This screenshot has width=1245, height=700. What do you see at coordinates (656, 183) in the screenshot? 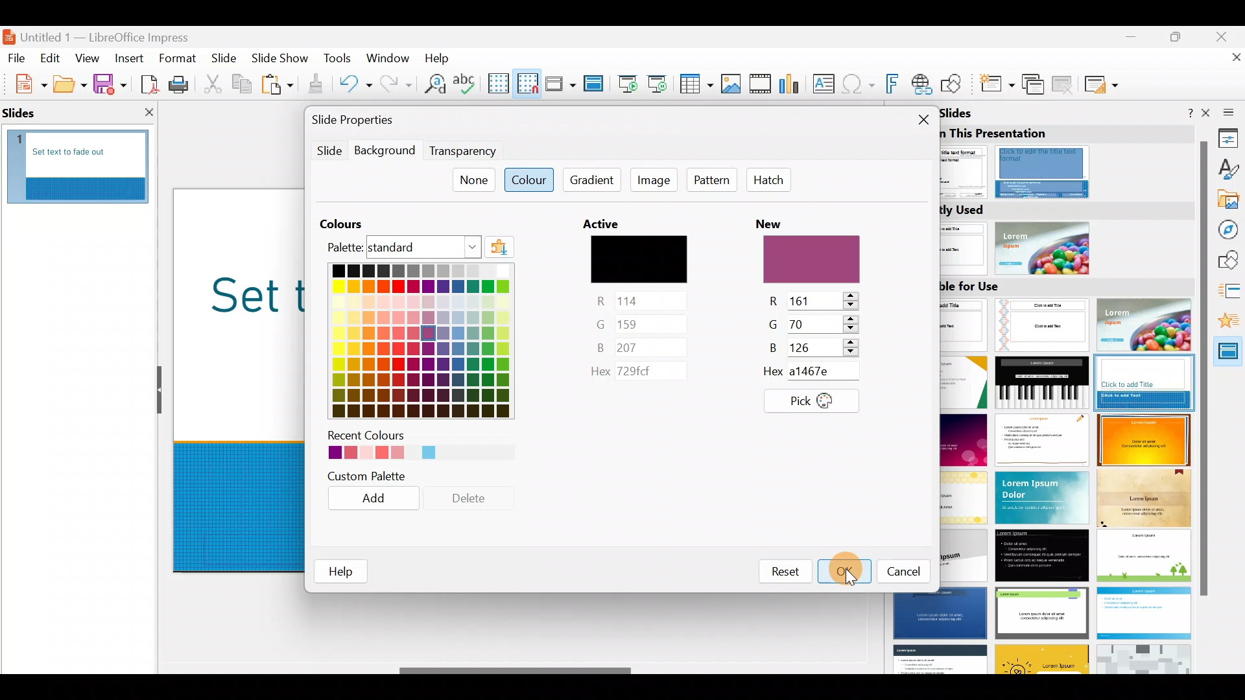
I see `Image` at bounding box center [656, 183].